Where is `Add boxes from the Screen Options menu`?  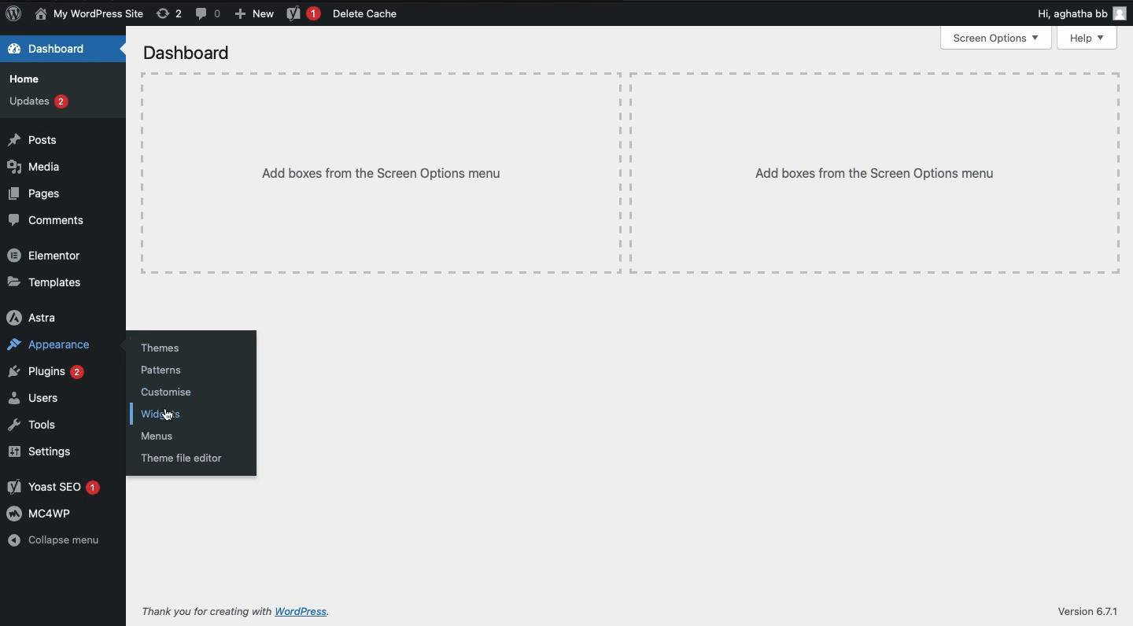
Add boxes from the Screen Options menu is located at coordinates (879, 178).